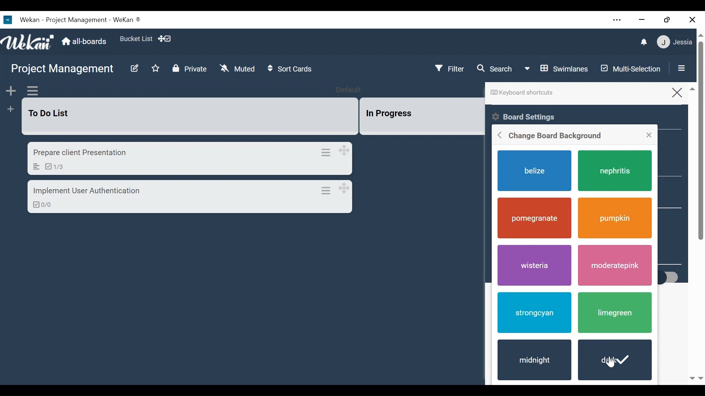 The width and height of the screenshot is (705, 396). Describe the element at coordinates (10, 110) in the screenshot. I see `Add List` at that location.